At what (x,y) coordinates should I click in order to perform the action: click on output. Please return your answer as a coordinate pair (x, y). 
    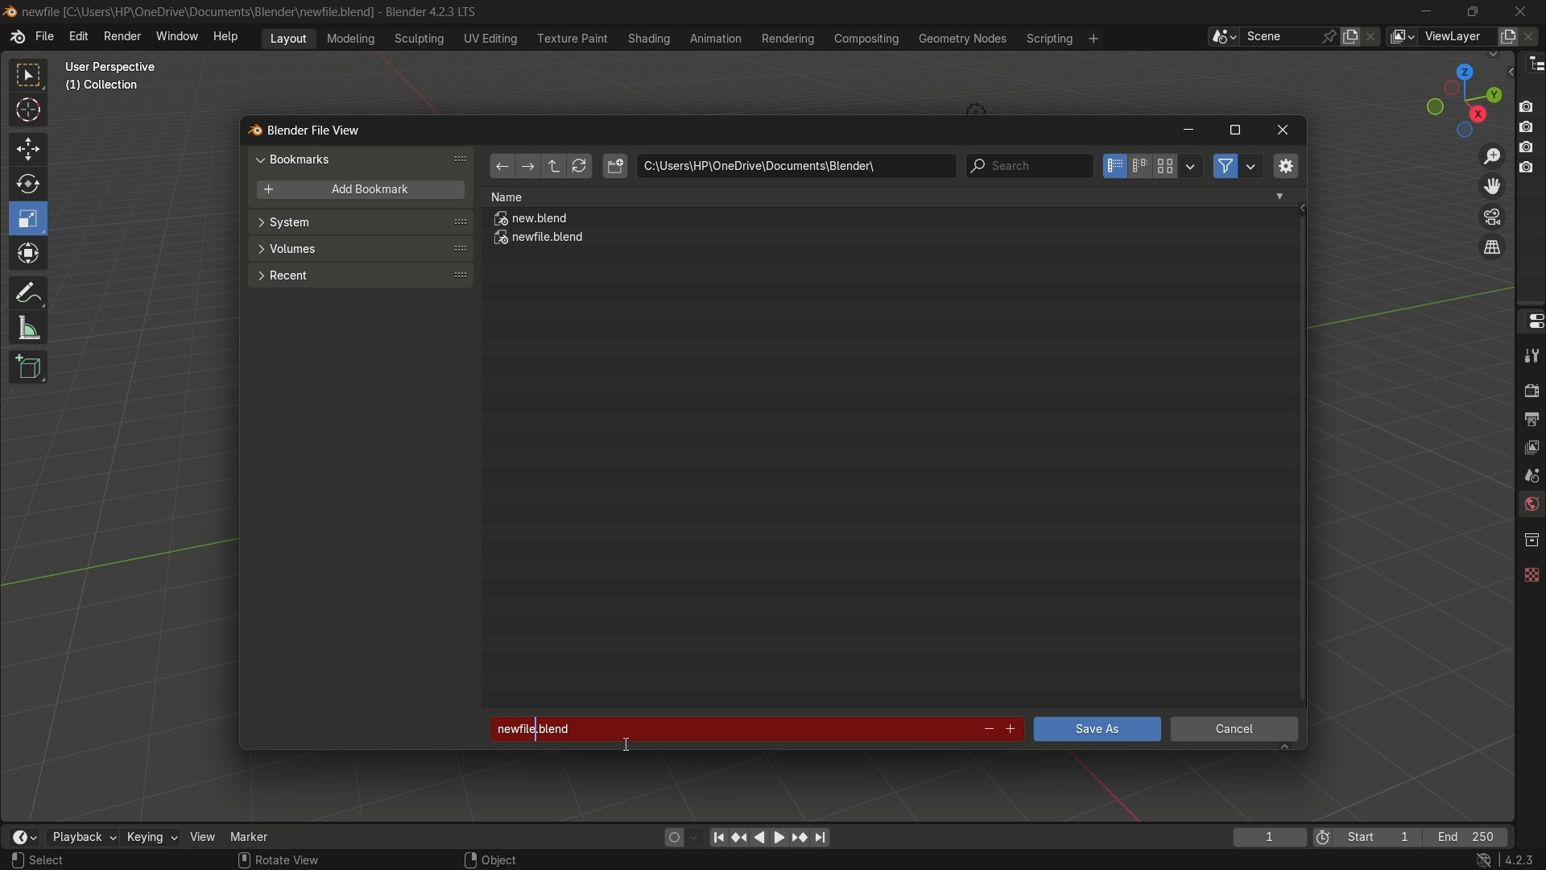
    Looking at the image, I should click on (1531, 418).